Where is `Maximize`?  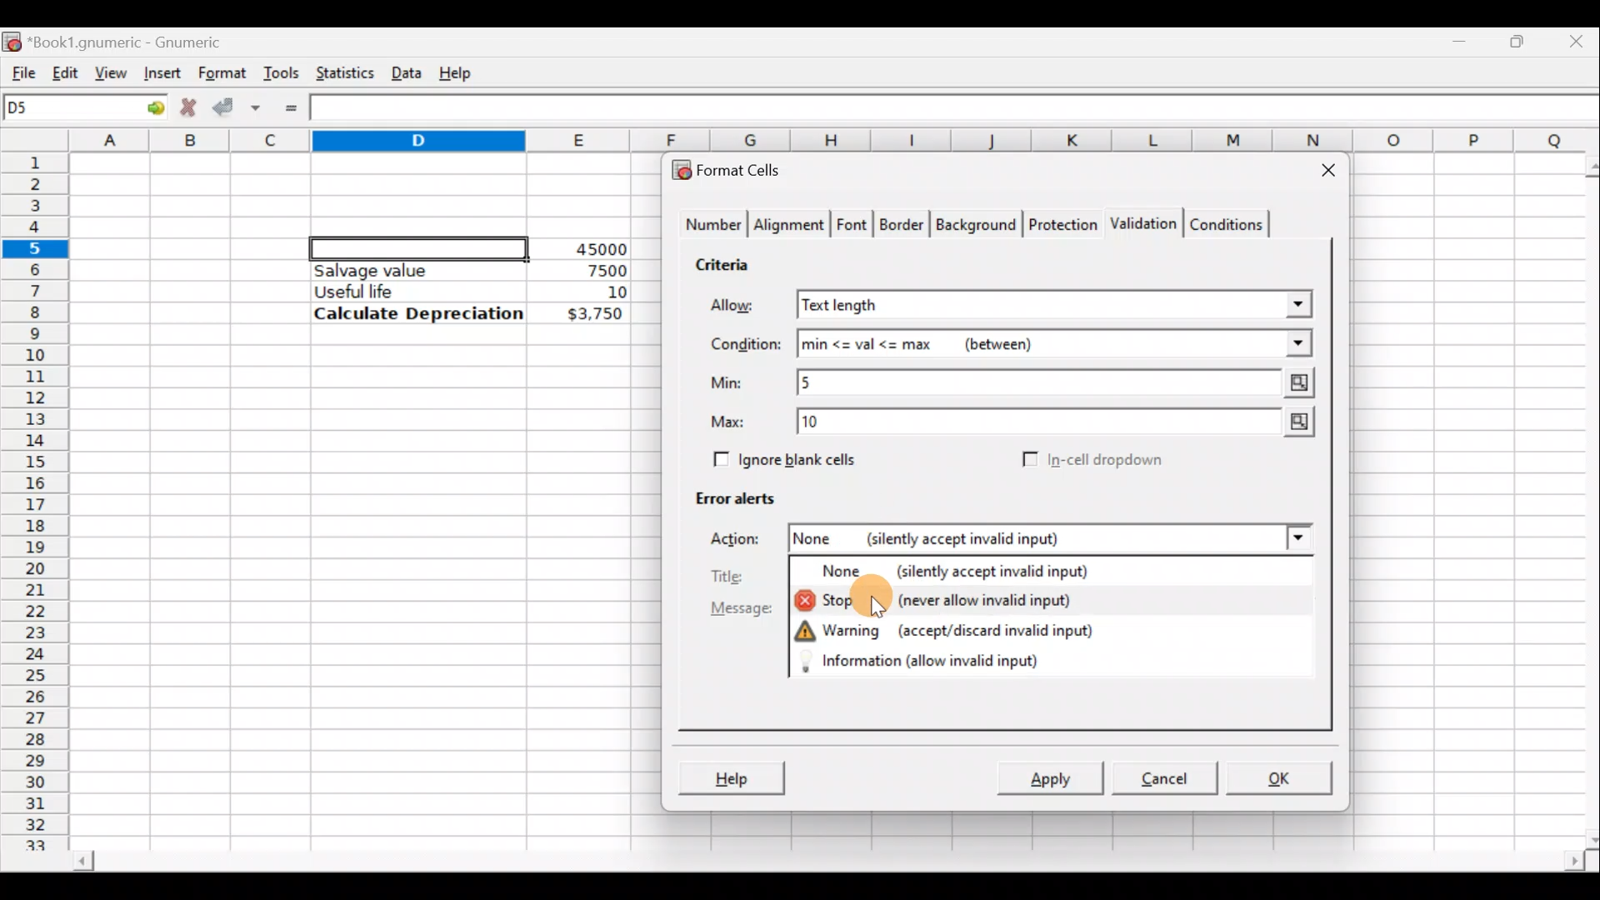 Maximize is located at coordinates (1521, 38).